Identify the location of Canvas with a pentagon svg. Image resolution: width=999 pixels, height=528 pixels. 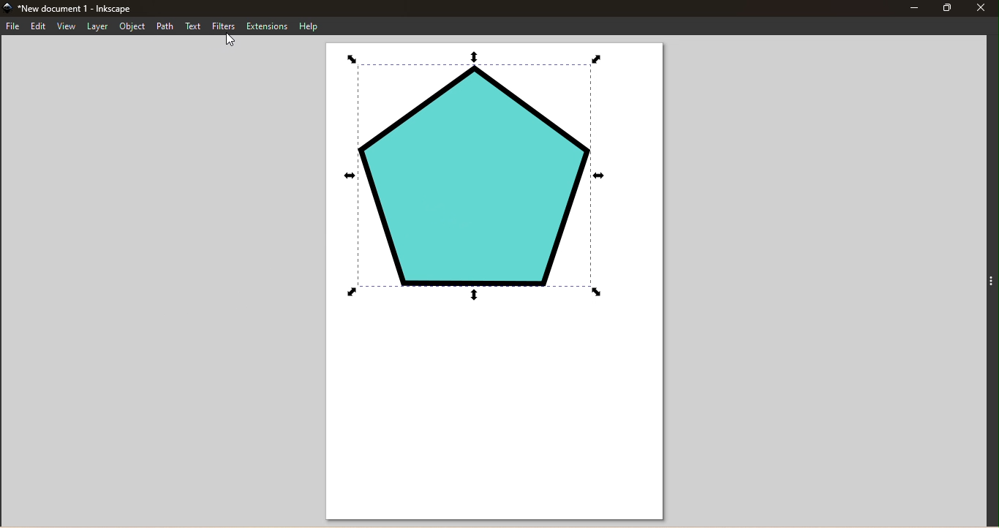
(491, 282).